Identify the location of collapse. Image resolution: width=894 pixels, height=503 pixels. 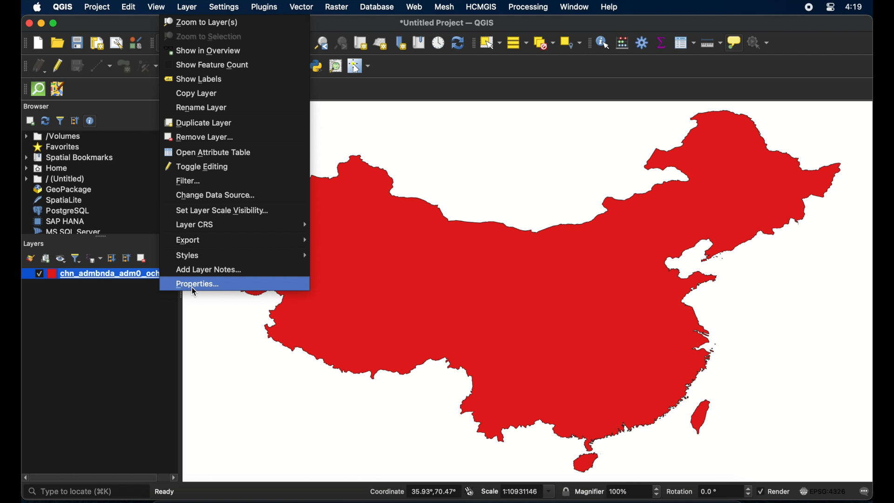
(125, 258).